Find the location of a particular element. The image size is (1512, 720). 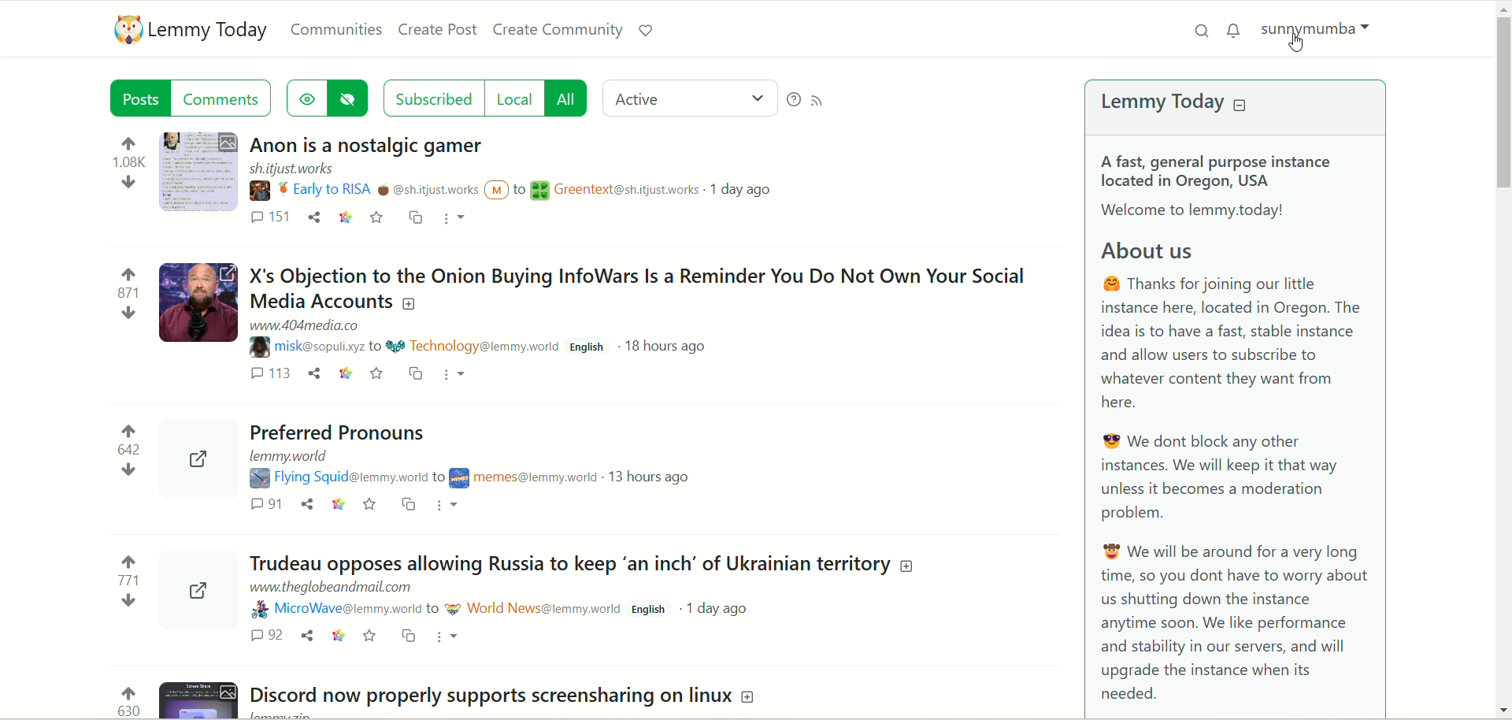

vertical scroll bar is located at coordinates (1503, 358).